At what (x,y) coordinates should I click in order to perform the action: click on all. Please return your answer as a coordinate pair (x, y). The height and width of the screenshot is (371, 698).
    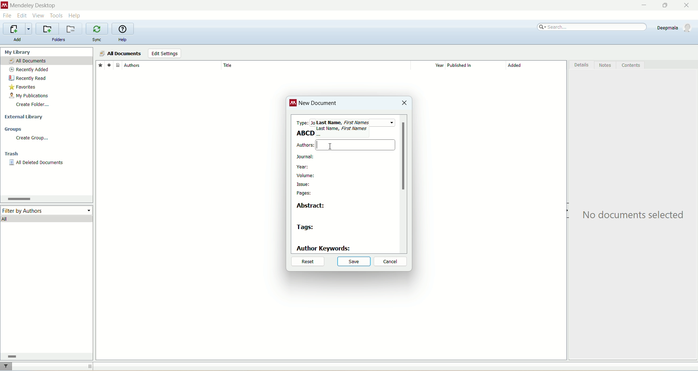
    Looking at the image, I should click on (47, 219).